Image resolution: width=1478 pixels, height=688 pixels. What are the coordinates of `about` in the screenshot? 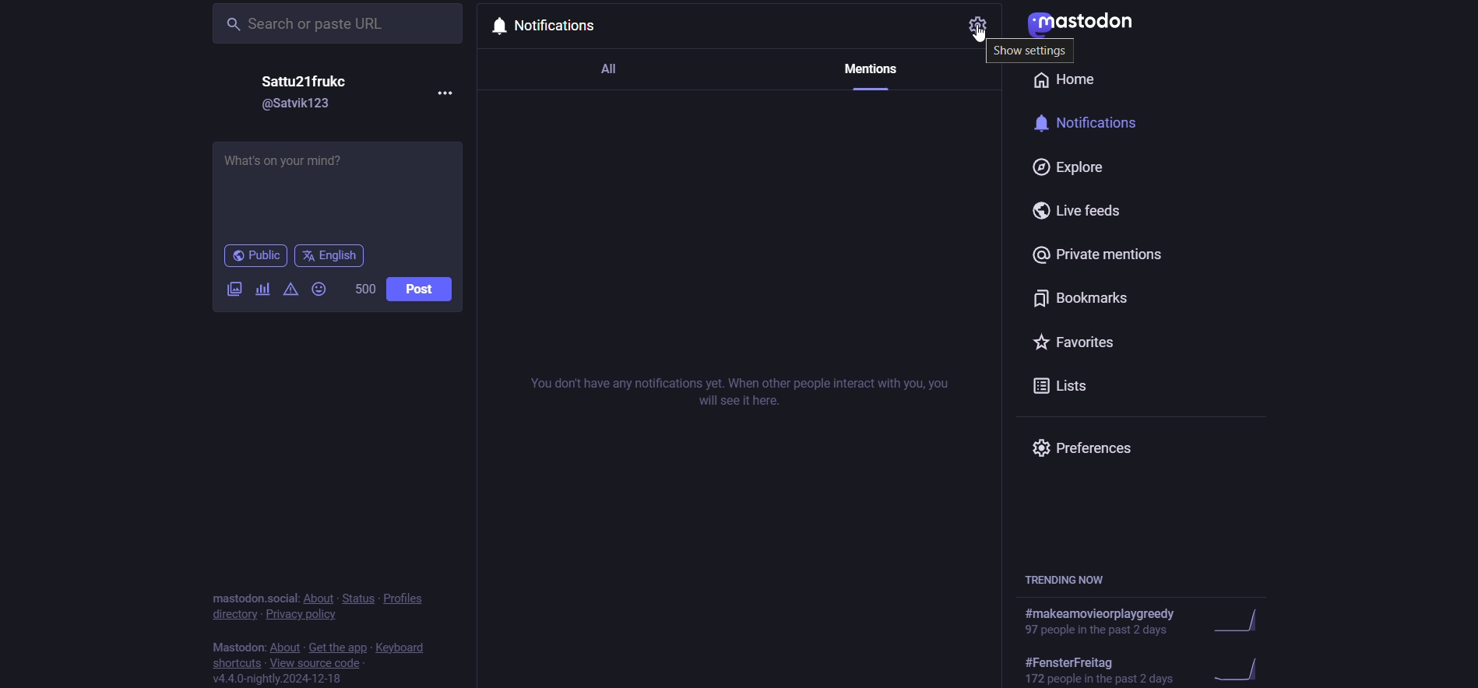 It's located at (288, 648).